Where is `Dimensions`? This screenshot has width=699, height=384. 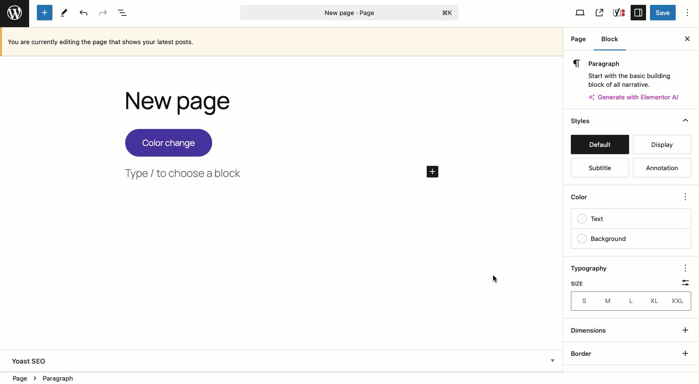 Dimensions is located at coordinates (594, 330).